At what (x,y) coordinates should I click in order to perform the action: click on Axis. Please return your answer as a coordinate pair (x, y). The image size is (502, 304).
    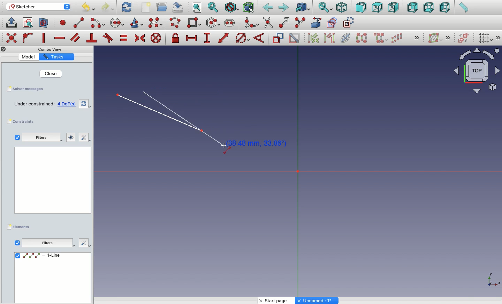
    Looking at the image, I should click on (298, 174).